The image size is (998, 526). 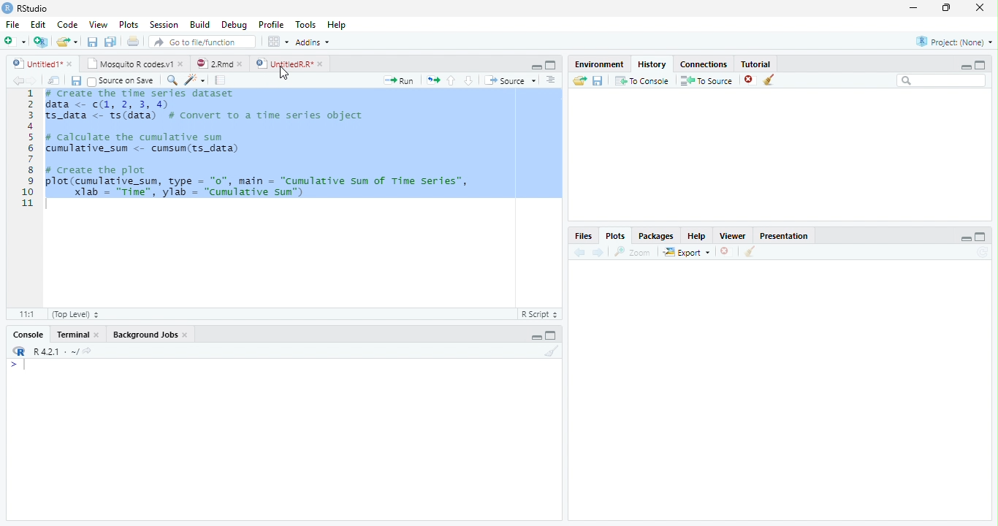 What do you see at coordinates (110, 42) in the screenshot?
I see `Save all` at bounding box center [110, 42].